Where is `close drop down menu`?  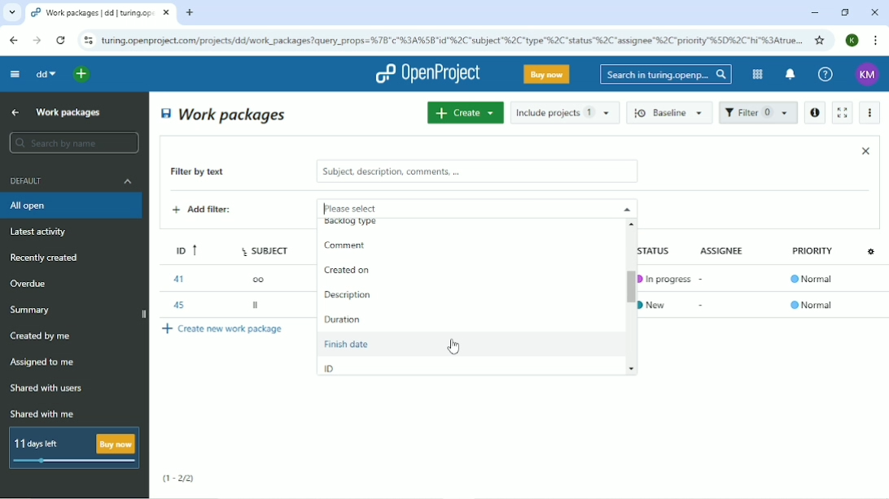
close drop down menu is located at coordinates (625, 208).